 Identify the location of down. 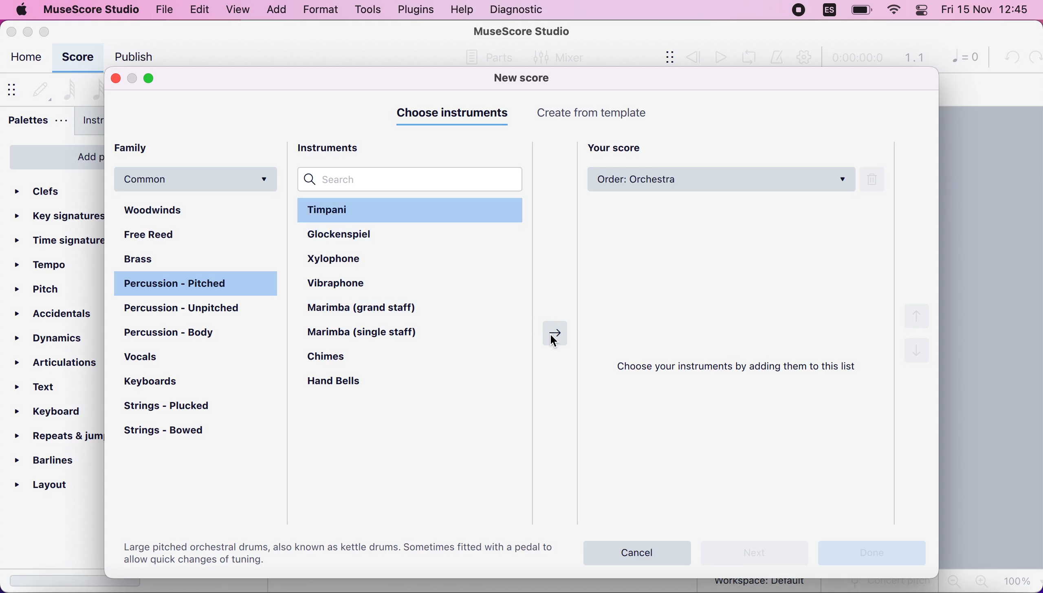
(917, 354).